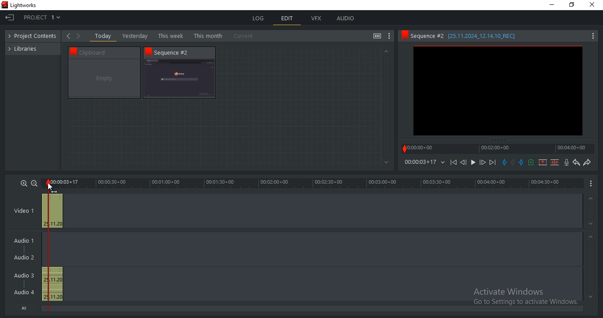 The image size is (603, 318). I want to click on Bookmark icon, so click(148, 52).